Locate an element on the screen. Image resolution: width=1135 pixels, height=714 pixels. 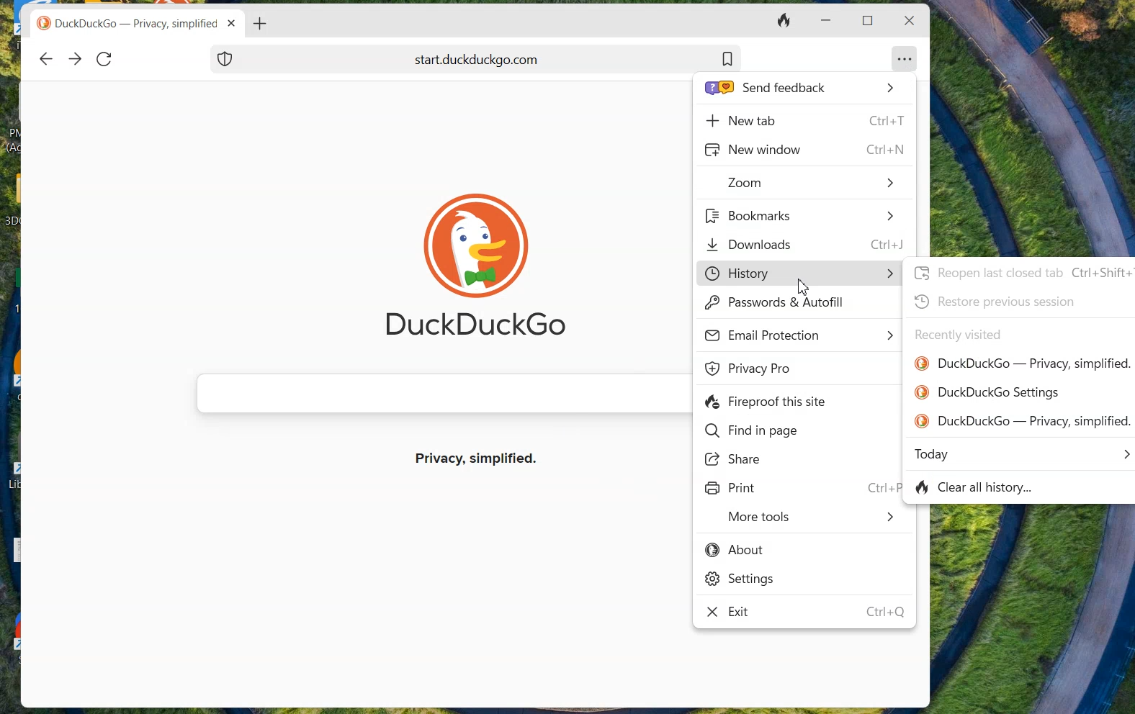
Share is located at coordinates (737, 461).